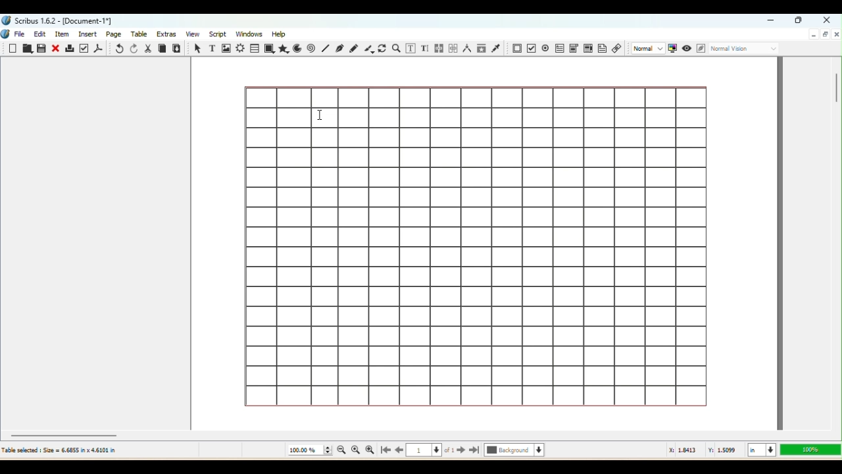  I want to click on Windows, so click(250, 33).